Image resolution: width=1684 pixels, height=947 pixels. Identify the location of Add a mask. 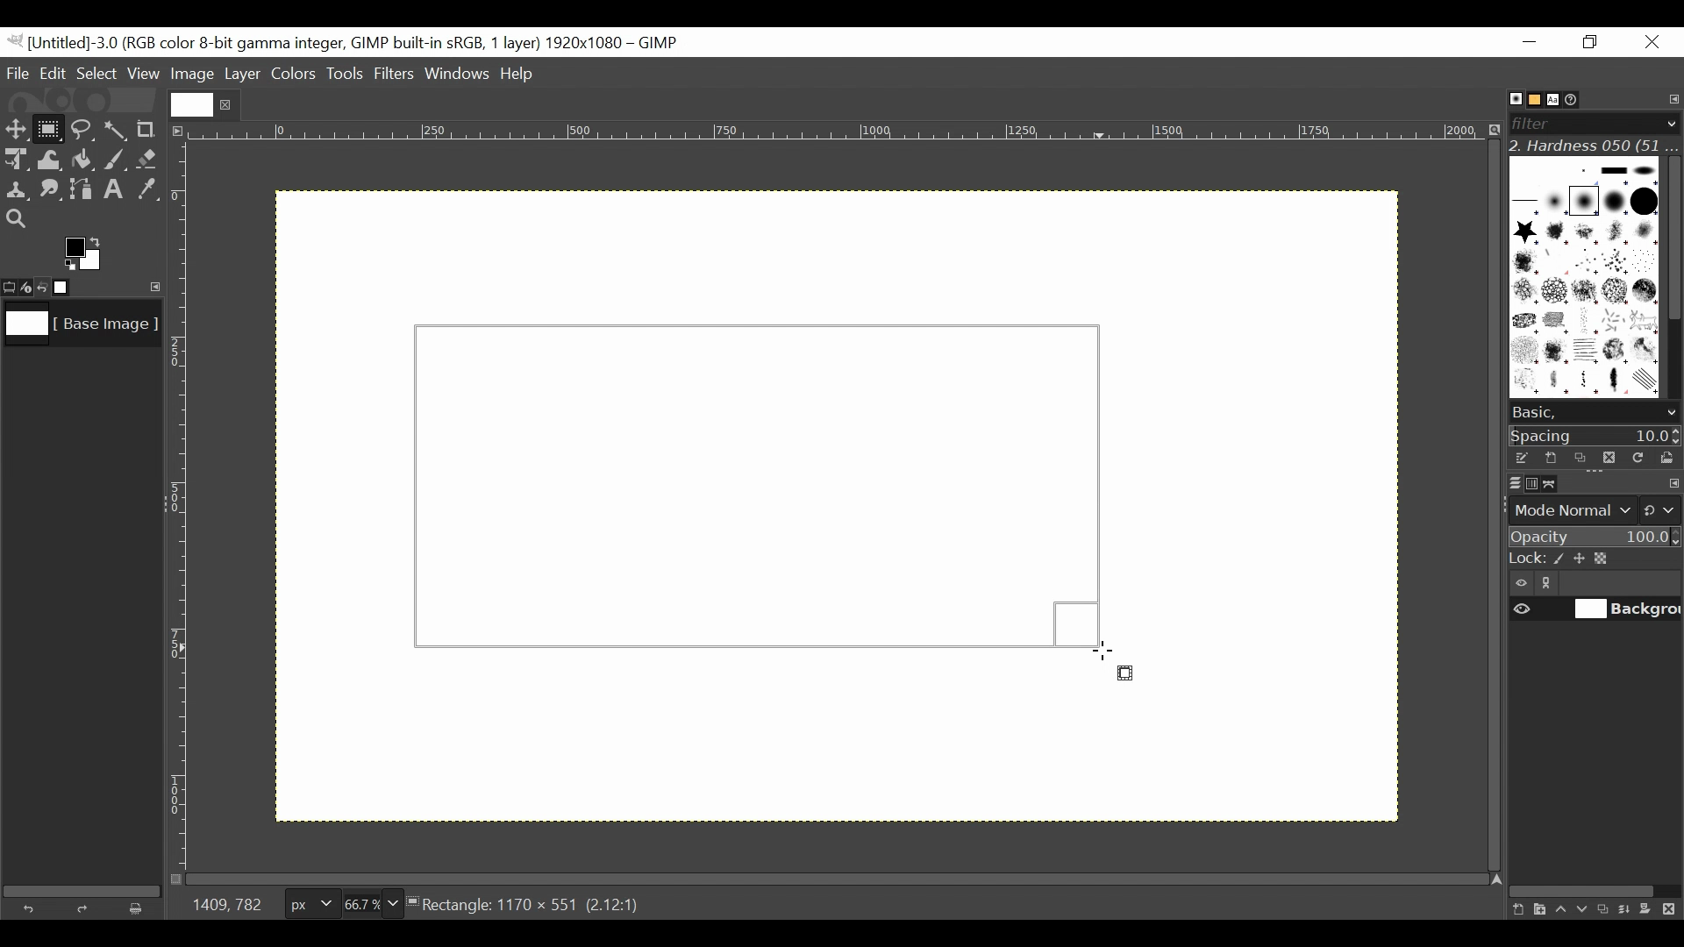
(1651, 912).